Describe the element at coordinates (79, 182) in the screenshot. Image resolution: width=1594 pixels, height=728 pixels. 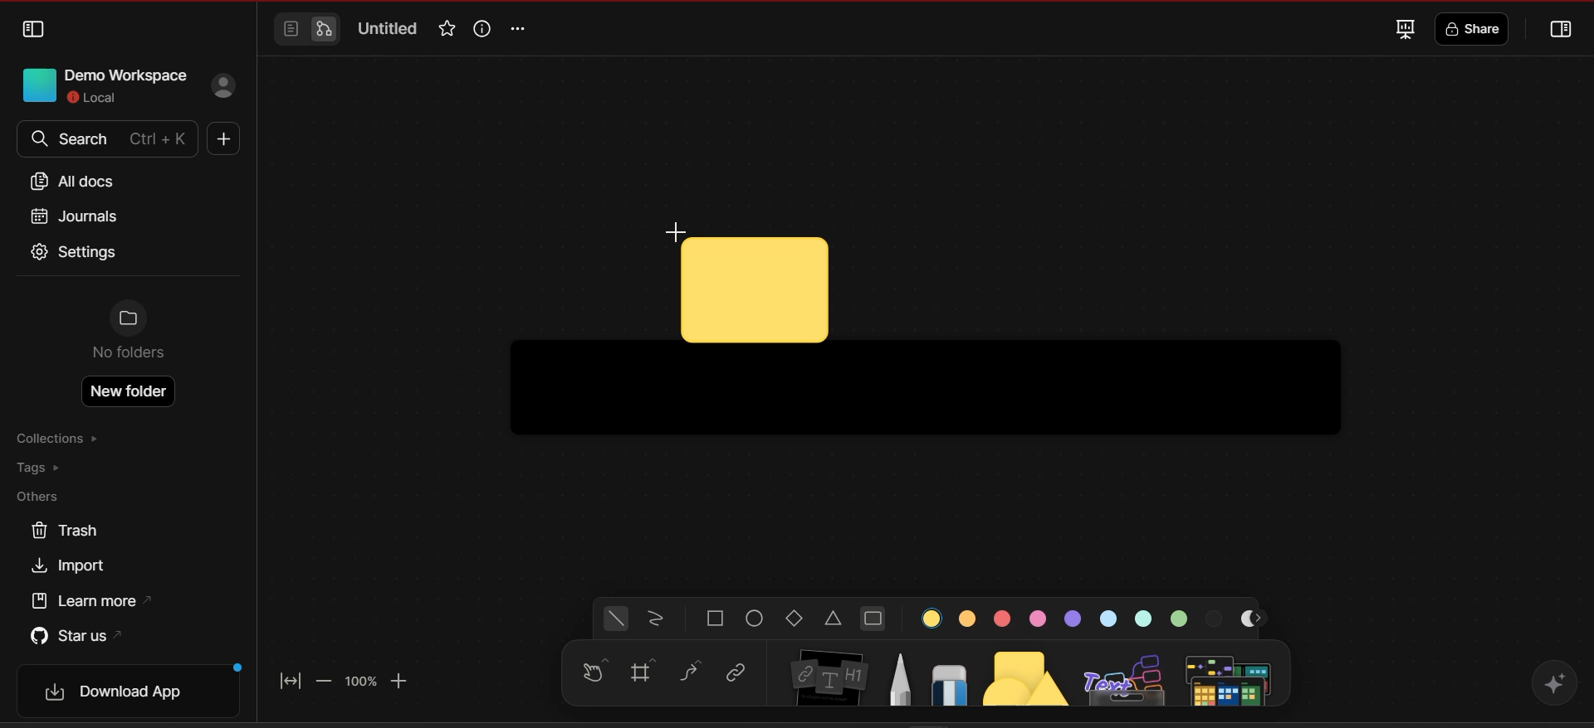
I see `all docs` at that location.